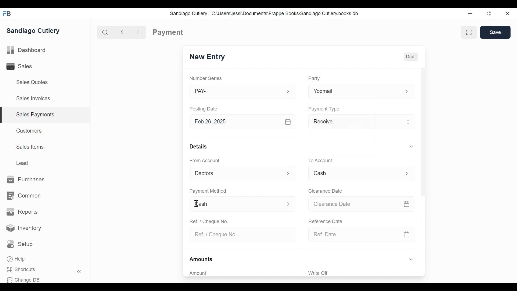 This screenshot has height=291, width=517. What do you see at coordinates (30, 147) in the screenshot?
I see `Sales Items` at bounding box center [30, 147].